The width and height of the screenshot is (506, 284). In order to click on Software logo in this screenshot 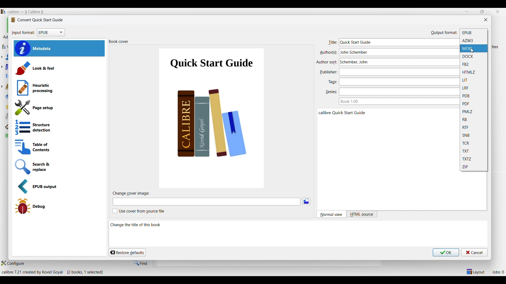, I will do `click(3, 12)`.